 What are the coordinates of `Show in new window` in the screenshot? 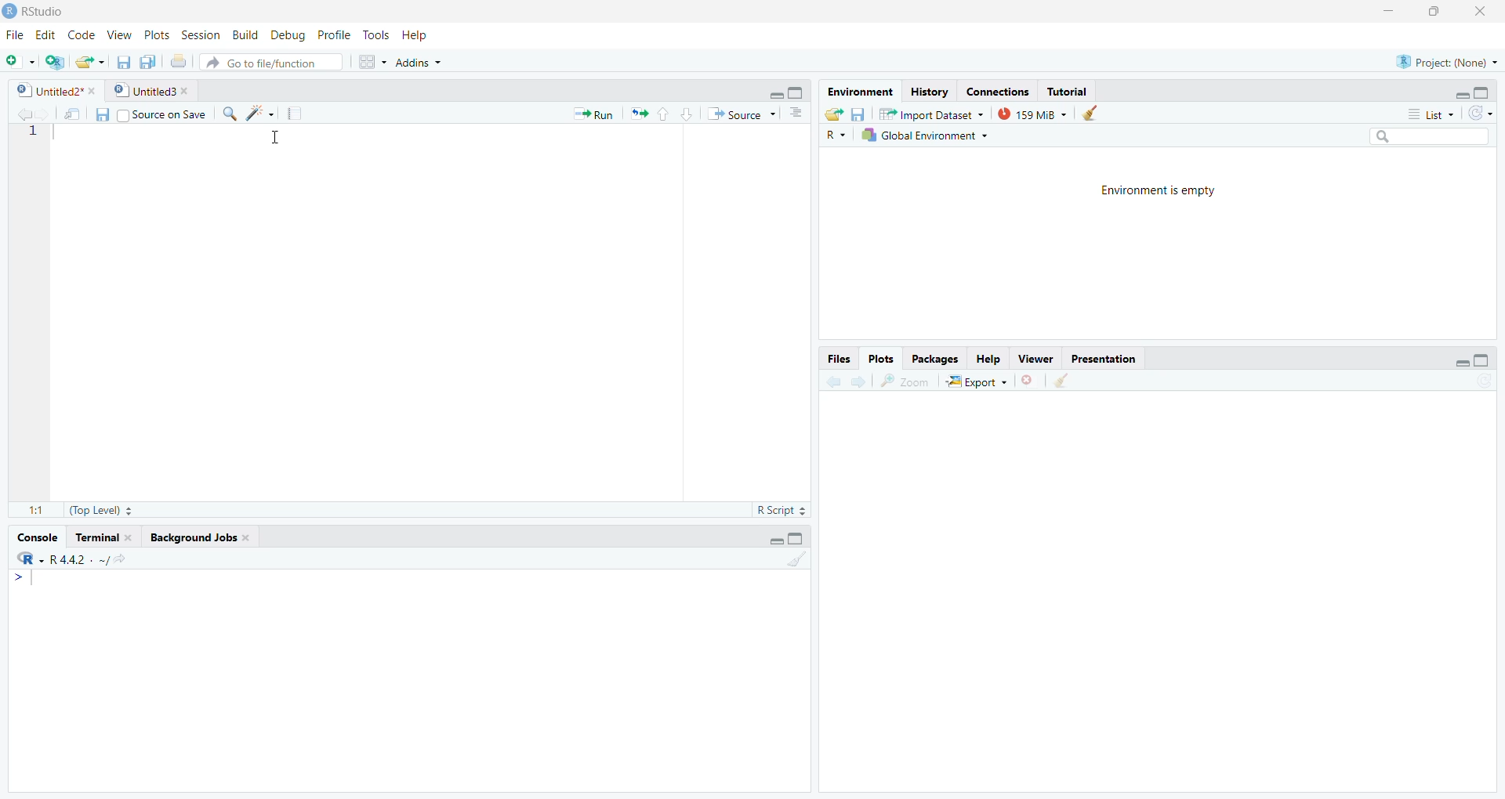 It's located at (71, 117).